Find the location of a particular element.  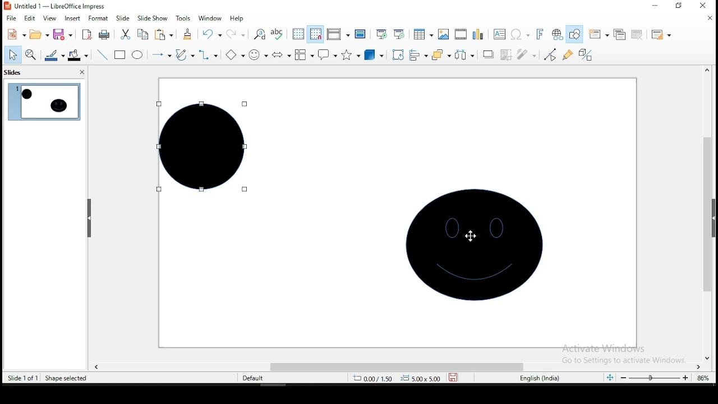

lines and arrows is located at coordinates (160, 54).